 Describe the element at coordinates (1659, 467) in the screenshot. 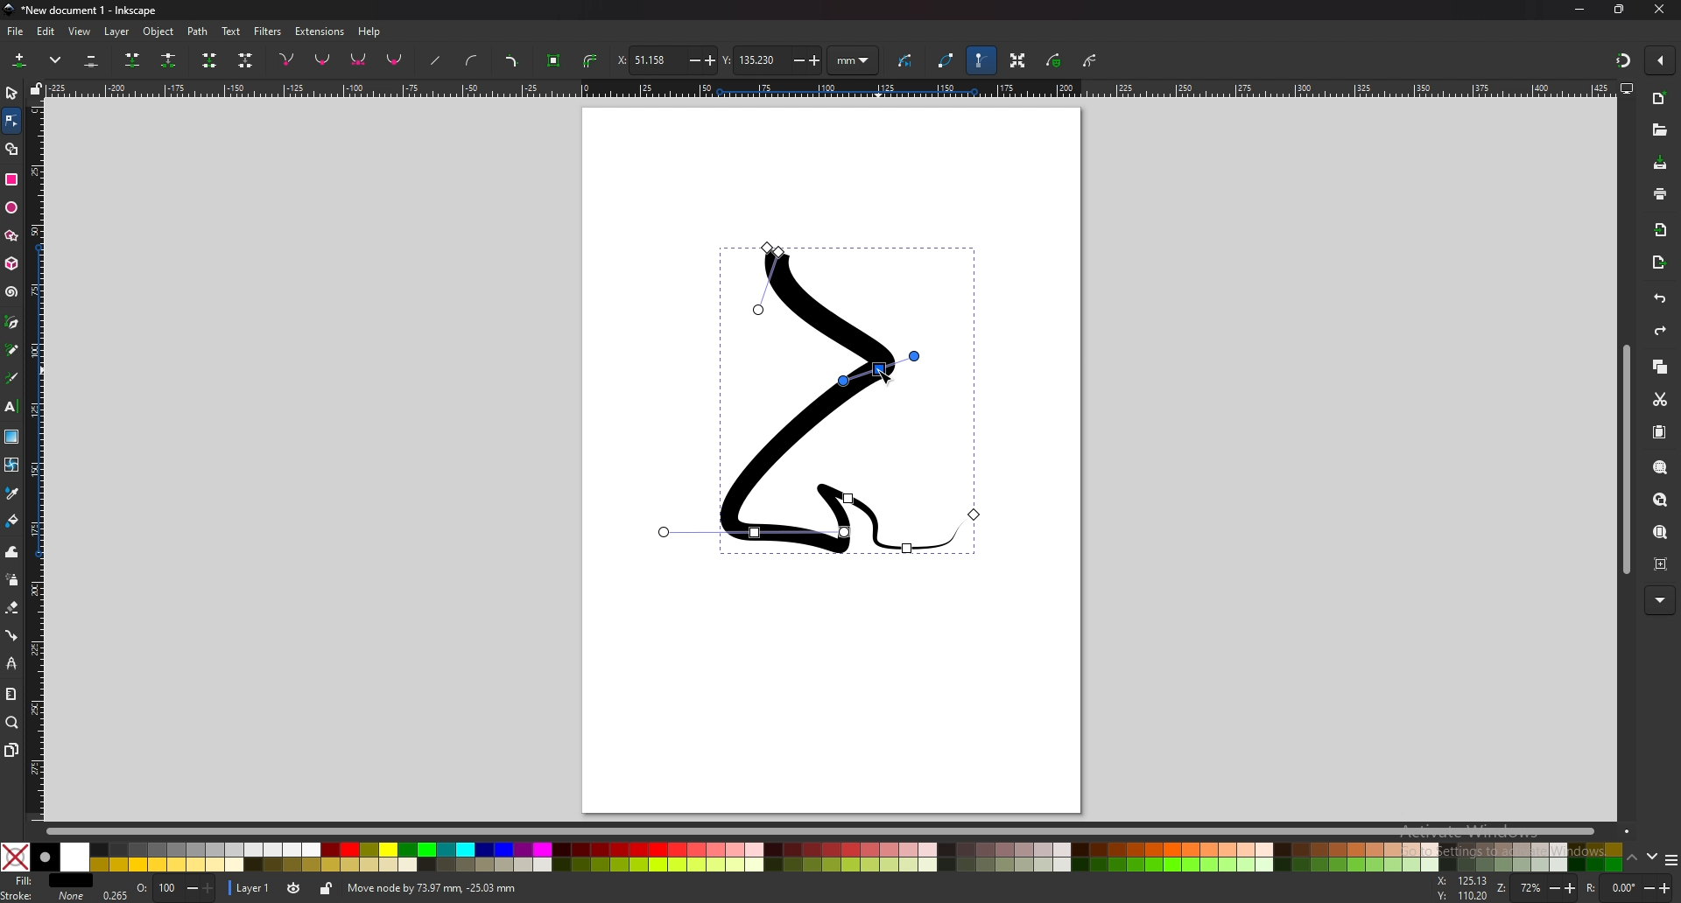

I see `zoom selection` at that location.